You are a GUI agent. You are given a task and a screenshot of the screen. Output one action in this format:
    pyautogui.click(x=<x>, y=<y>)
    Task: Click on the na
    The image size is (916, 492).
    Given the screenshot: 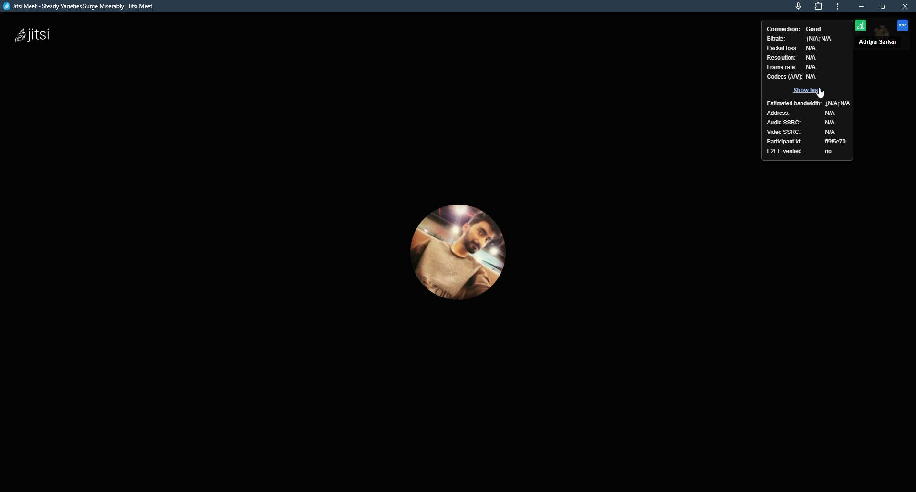 What is the action you would take?
    pyautogui.click(x=812, y=57)
    